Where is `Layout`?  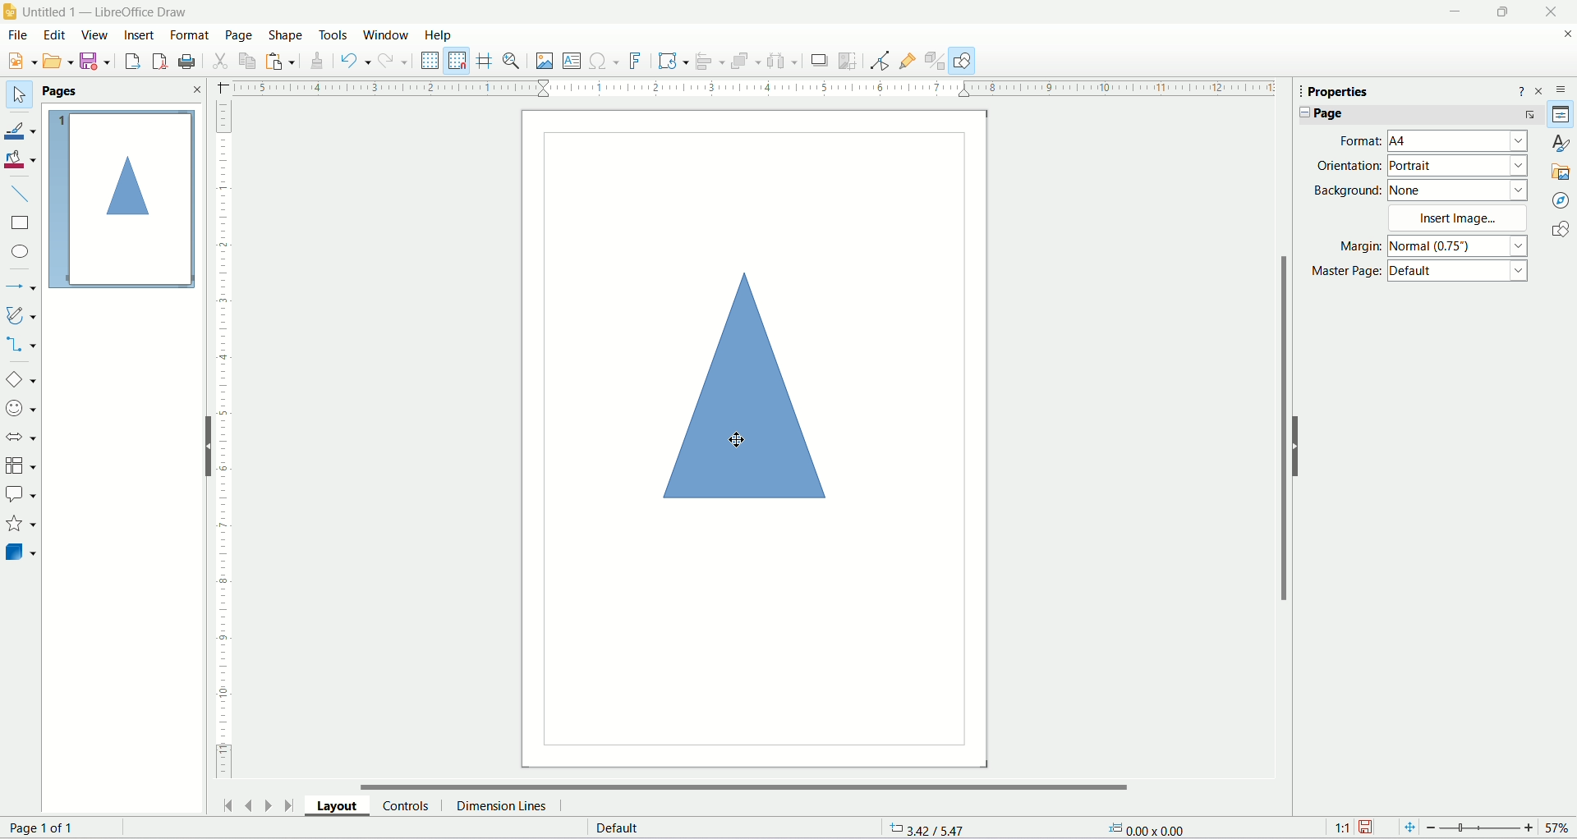
Layout is located at coordinates (336, 808).